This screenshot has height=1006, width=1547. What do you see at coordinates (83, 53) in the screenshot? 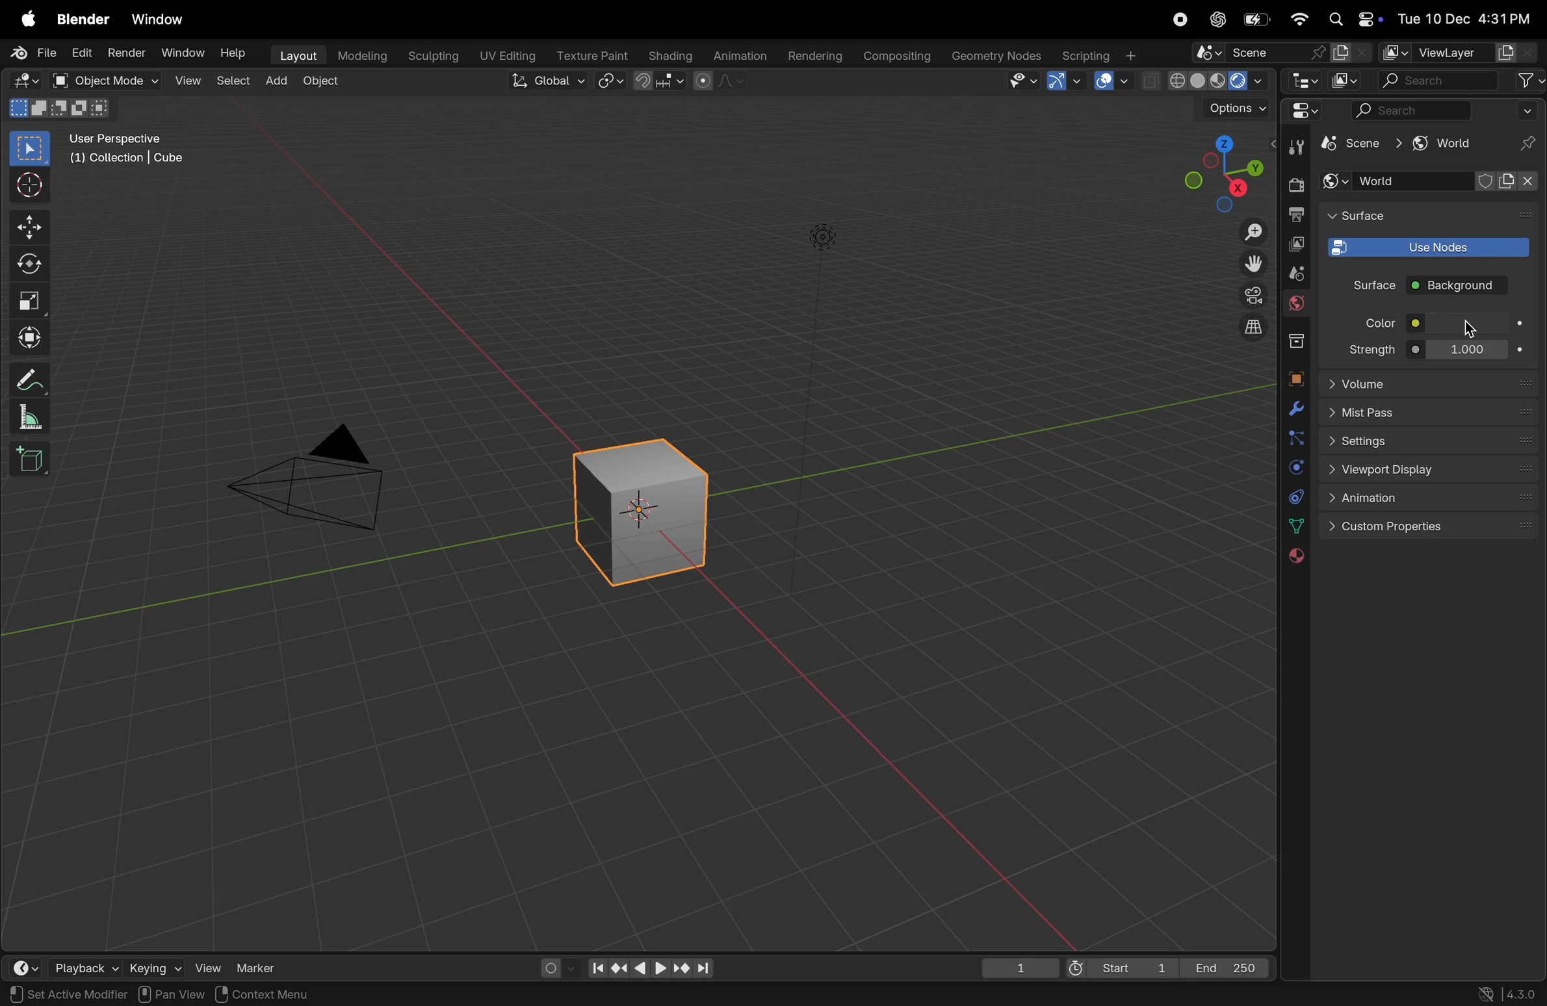
I see `Edit` at bounding box center [83, 53].